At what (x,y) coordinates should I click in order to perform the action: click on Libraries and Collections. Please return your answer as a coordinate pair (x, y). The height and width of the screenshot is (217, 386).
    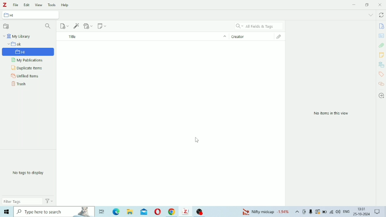
    Looking at the image, I should click on (381, 65).